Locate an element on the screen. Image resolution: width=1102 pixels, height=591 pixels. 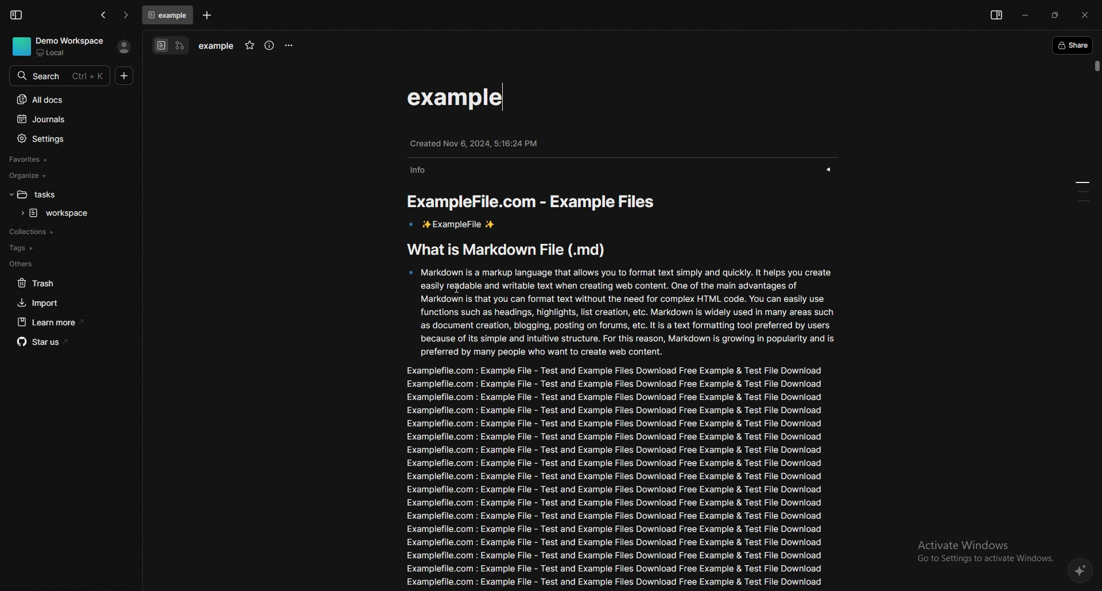
settings is located at coordinates (66, 139).